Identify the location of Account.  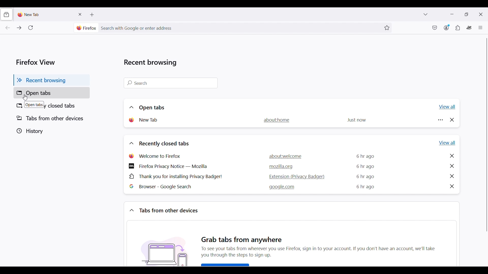
(447, 27).